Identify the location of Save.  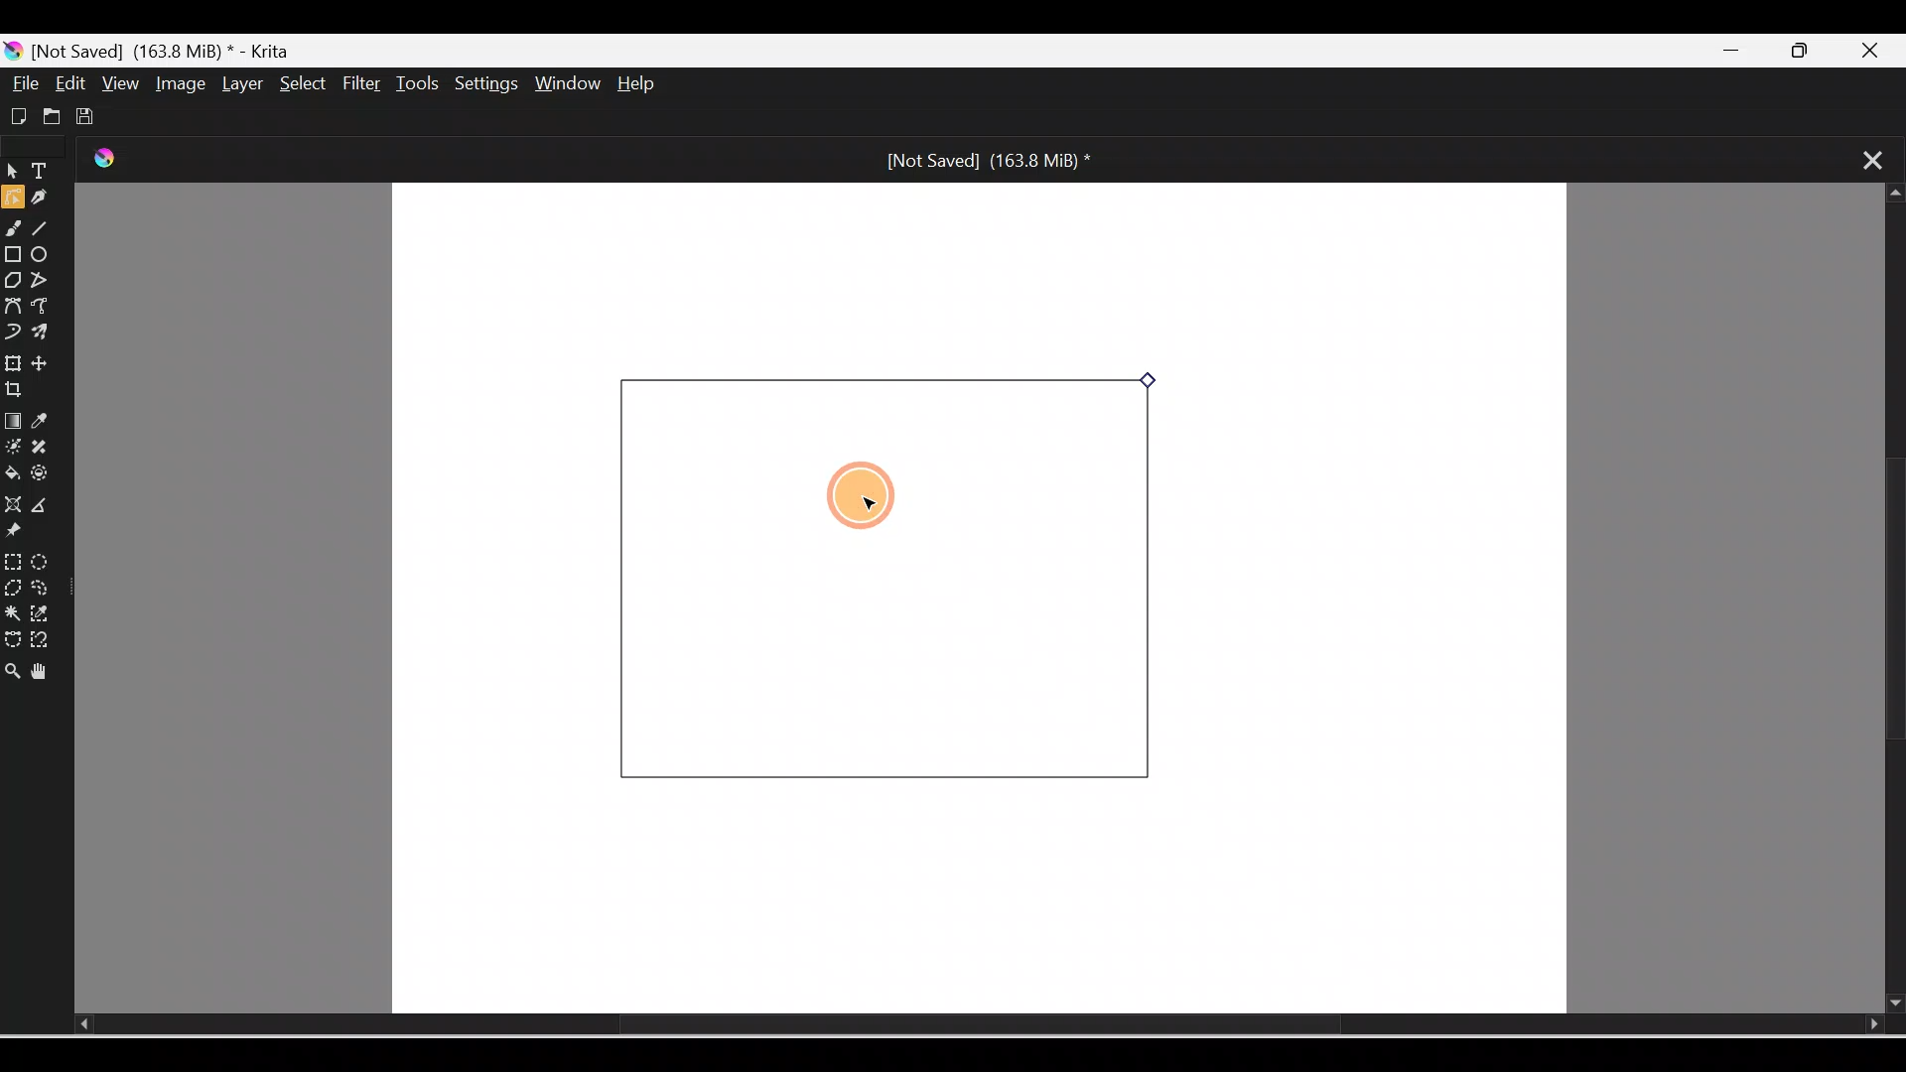
(89, 113).